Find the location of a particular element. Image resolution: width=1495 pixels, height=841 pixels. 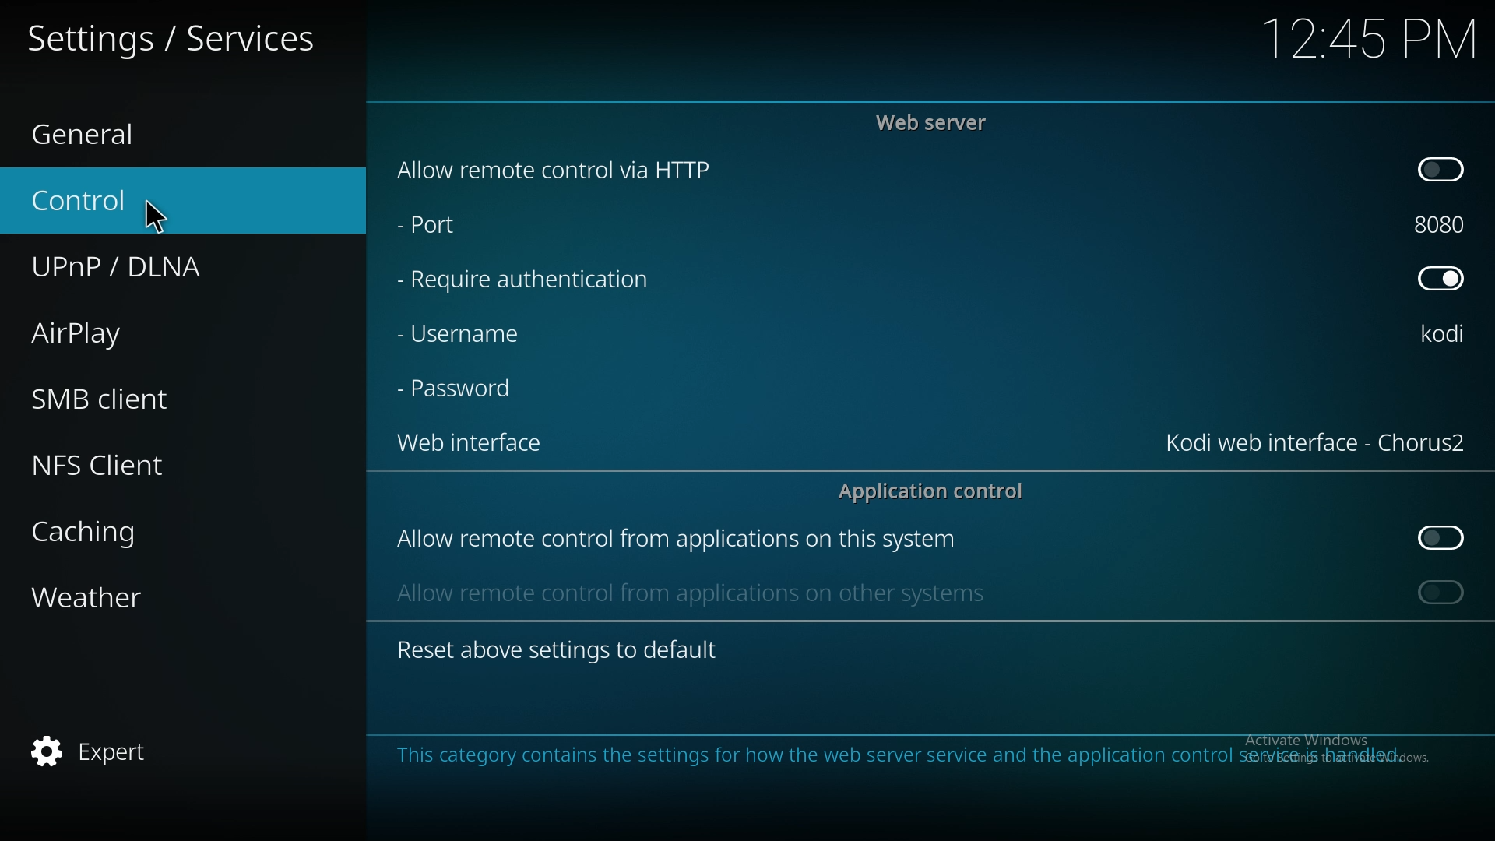

weather is located at coordinates (142, 600).